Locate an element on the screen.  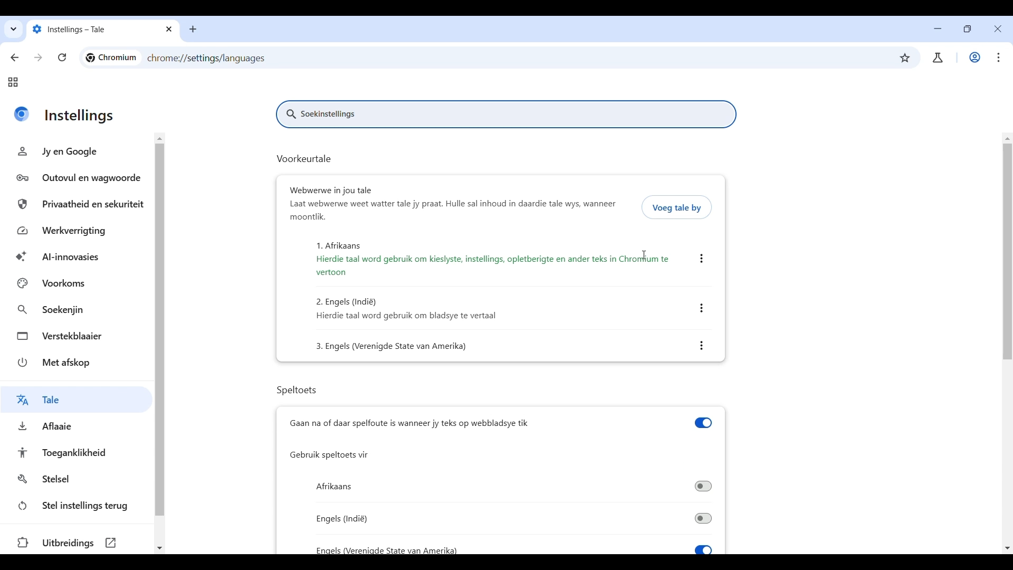
Werkverrigting is located at coordinates (78, 233).